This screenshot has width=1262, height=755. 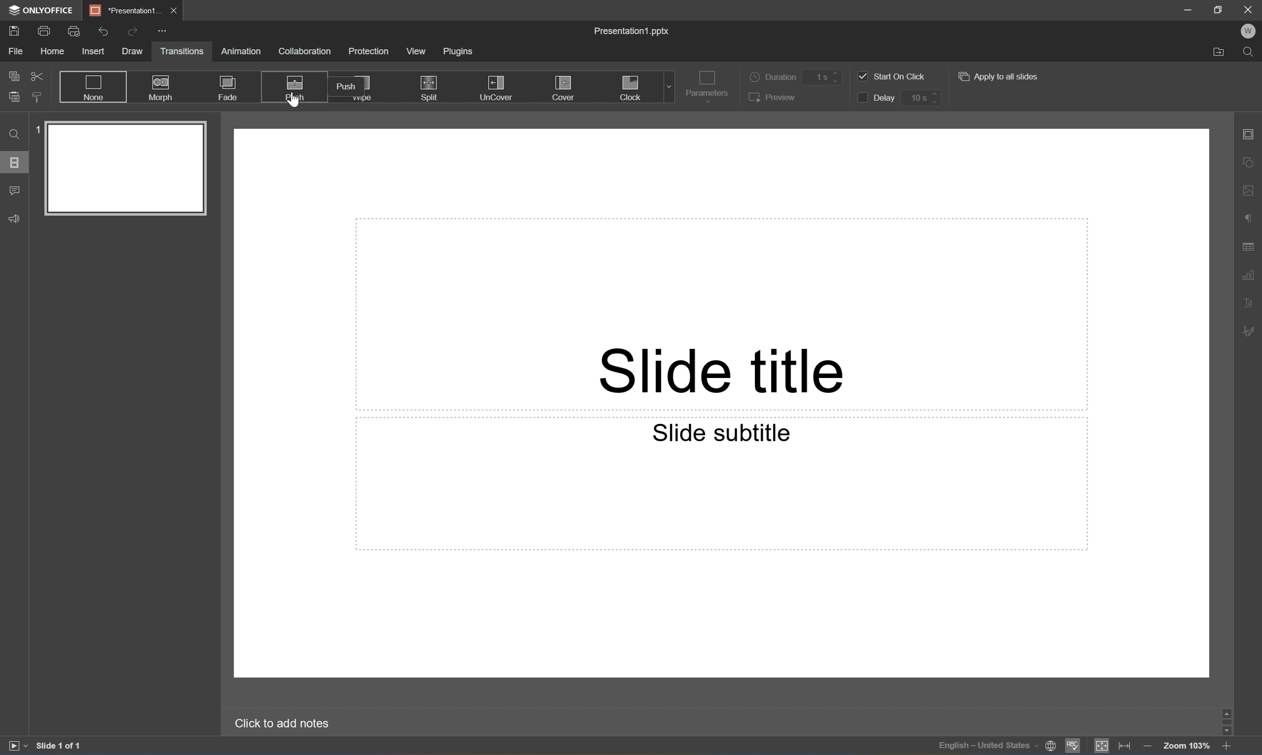 I want to click on W, so click(x=1248, y=30).